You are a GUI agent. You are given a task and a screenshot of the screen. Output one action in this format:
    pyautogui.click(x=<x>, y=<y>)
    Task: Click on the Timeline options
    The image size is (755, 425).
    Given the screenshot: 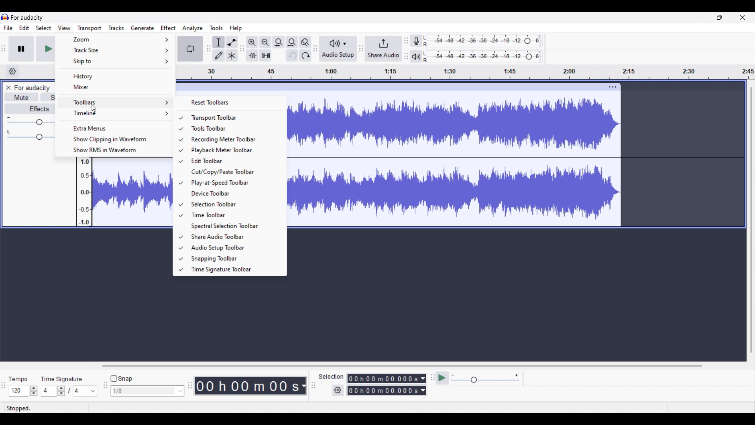 What is the action you would take?
    pyautogui.click(x=114, y=114)
    